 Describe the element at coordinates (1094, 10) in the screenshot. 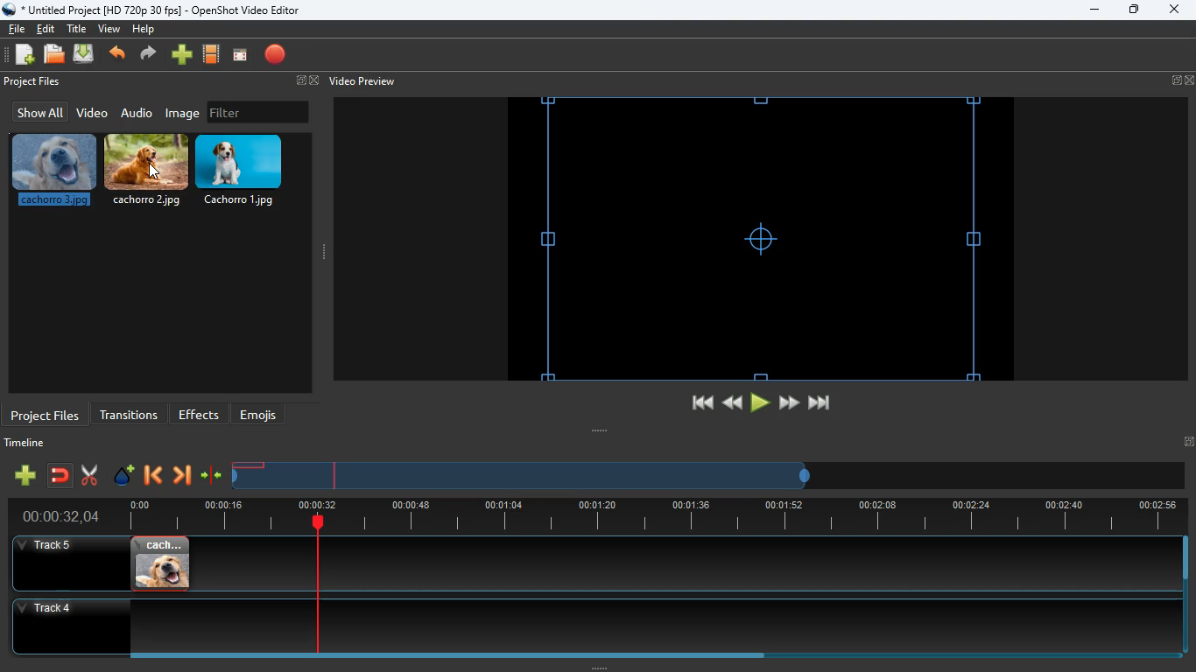

I see `minimize` at that location.